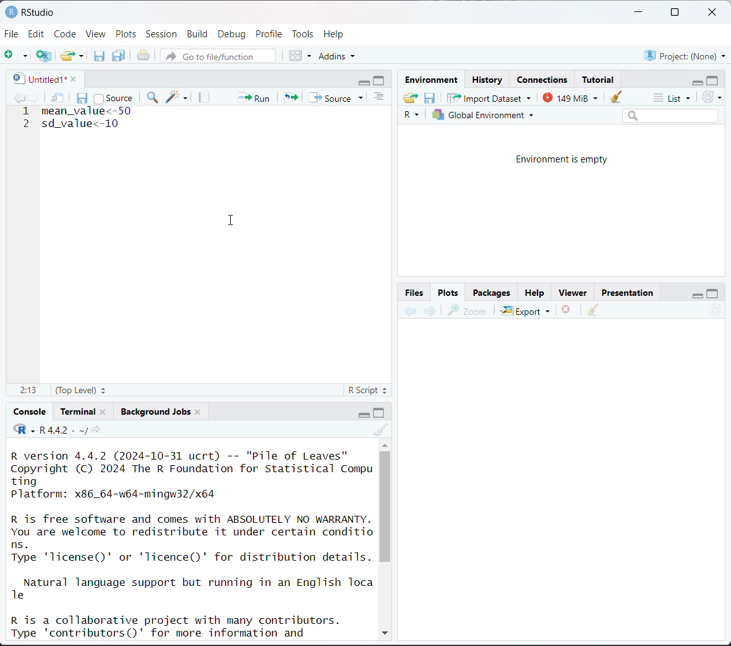  Describe the element at coordinates (271, 33) in the screenshot. I see `Profile` at that location.